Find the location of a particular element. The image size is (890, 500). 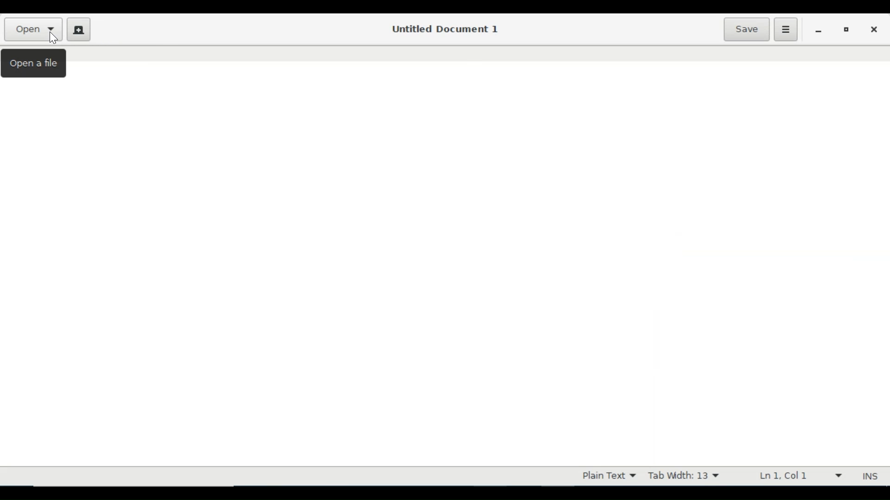

Save is located at coordinates (746, 29).